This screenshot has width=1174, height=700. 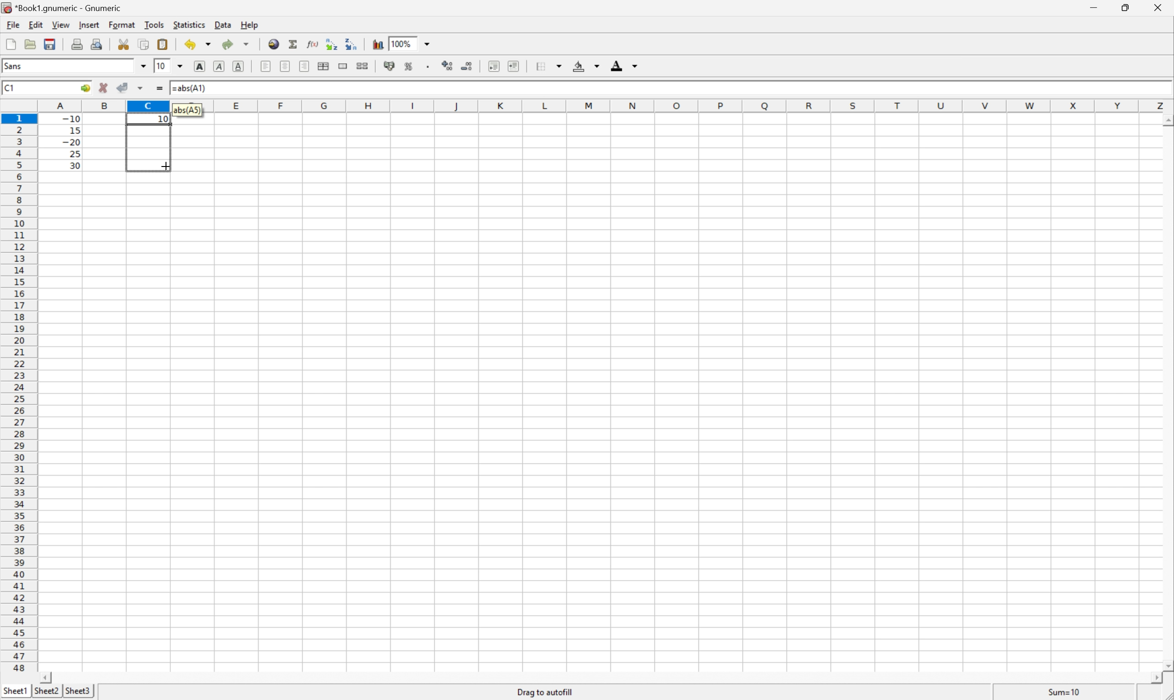 I want to click on 15, so click(x=72, y=129).